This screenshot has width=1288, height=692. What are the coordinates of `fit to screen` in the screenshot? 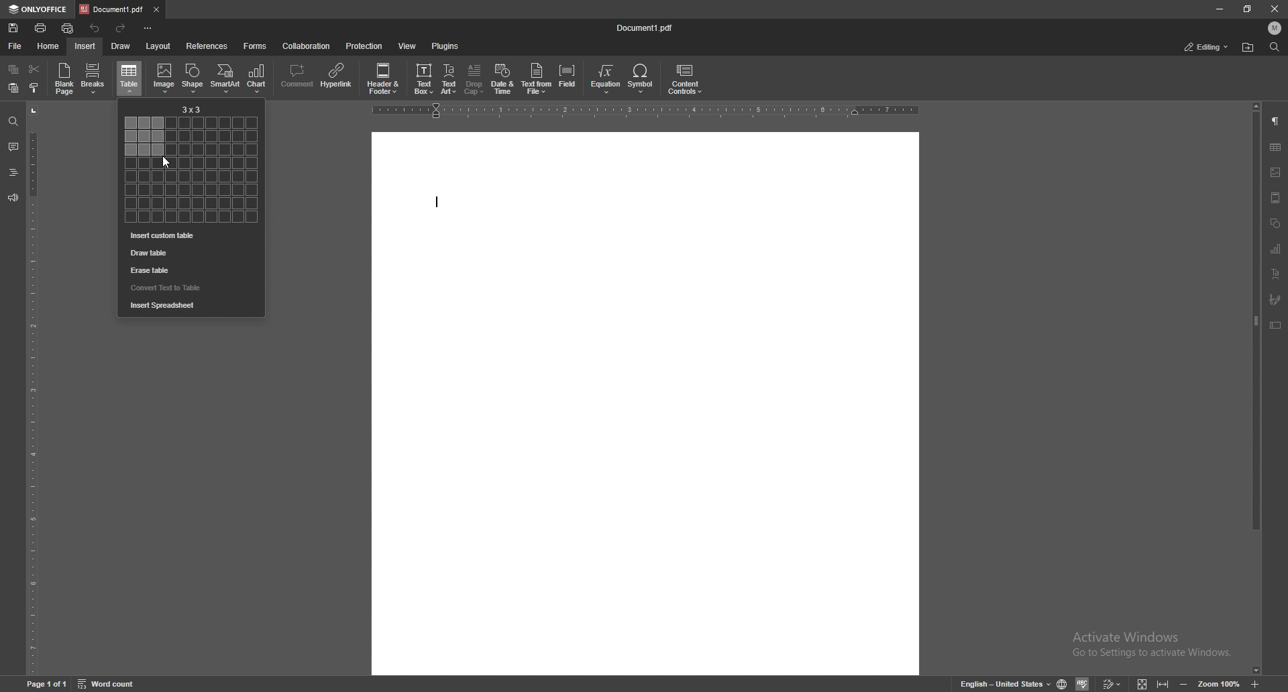 It's located at (1144, 683).